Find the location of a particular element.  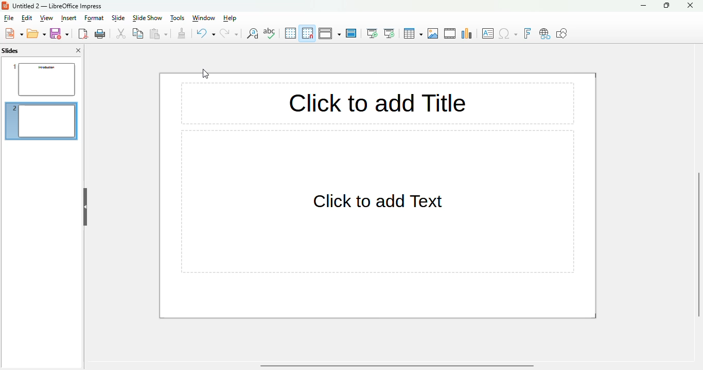

start from current slide is located at coordinates (389, 33).